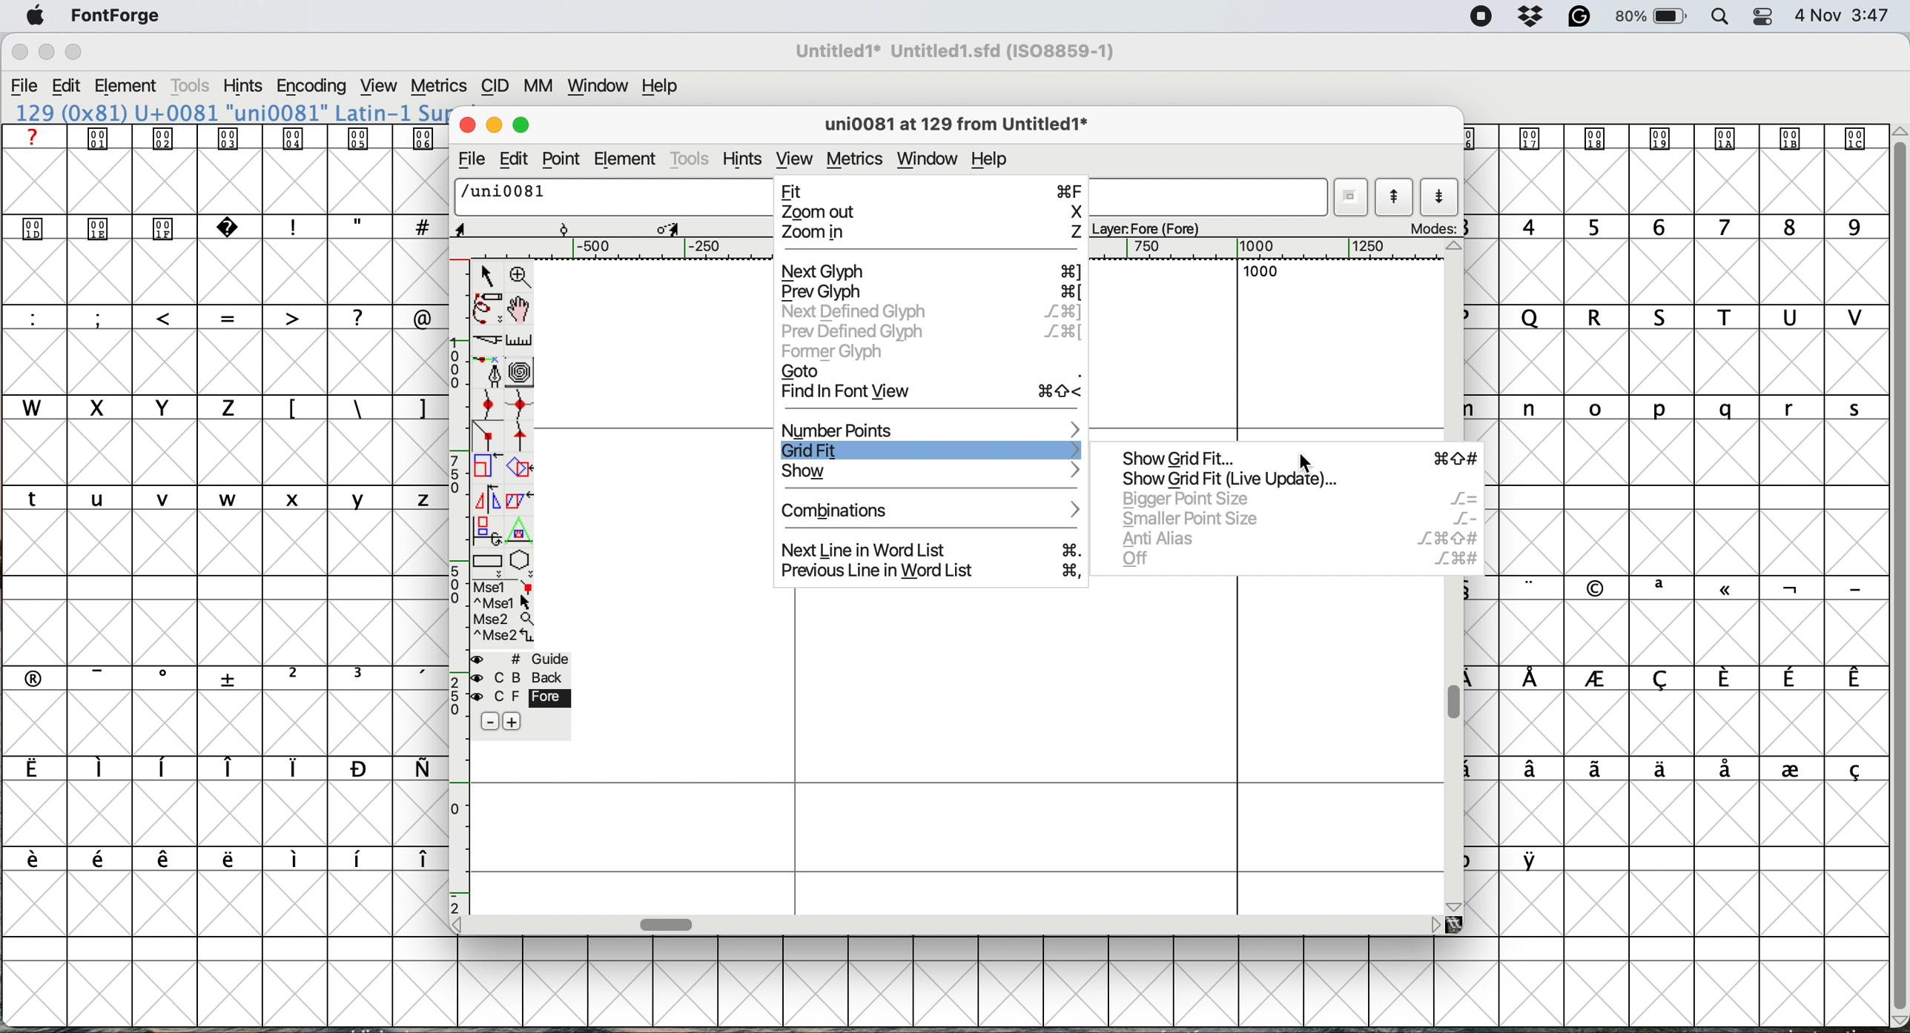 Image resolution: width=1910 pixels, height=1033 pixels. What do you see at coordinates (834, 352) in the screenshot?
I see `former glyph` at bounding box center [834, 352].